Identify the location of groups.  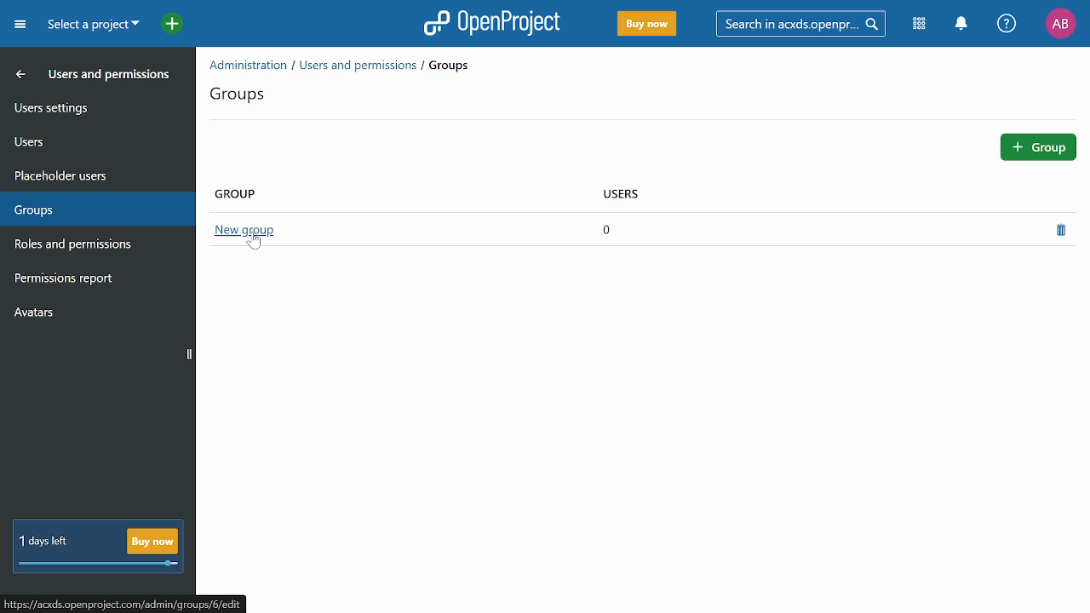
(244, 95).